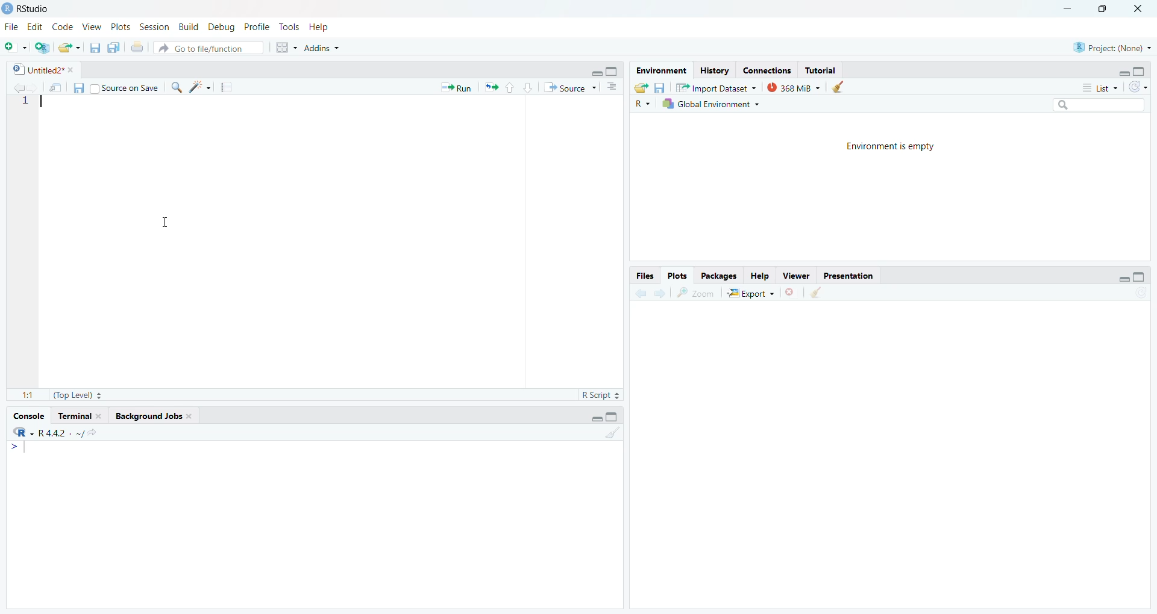  What do you see at coordinates (491, 88) in the screenshot?
I see `export` at bounding box center [491, 88].